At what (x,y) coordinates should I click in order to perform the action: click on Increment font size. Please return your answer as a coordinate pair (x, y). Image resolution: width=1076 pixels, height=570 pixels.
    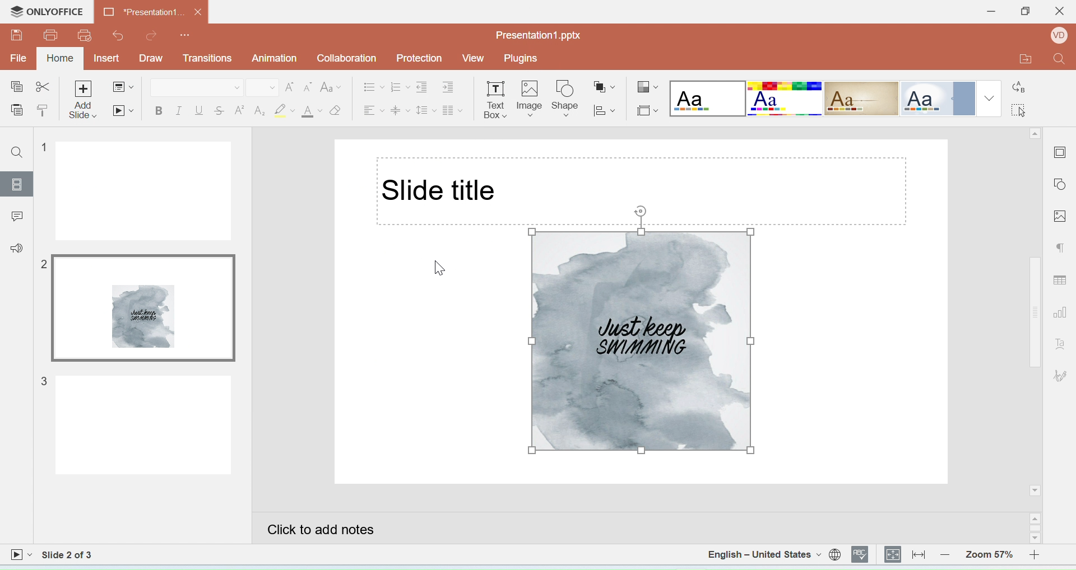
    Looking at the image, I should click on (289, 87).